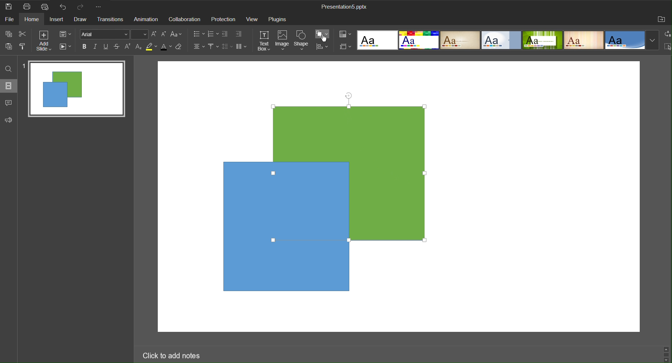 This screenshot has height=363, width=672. Describe the element at coordinates (302, 40) in the screenshot. I see `Shape` at that location.